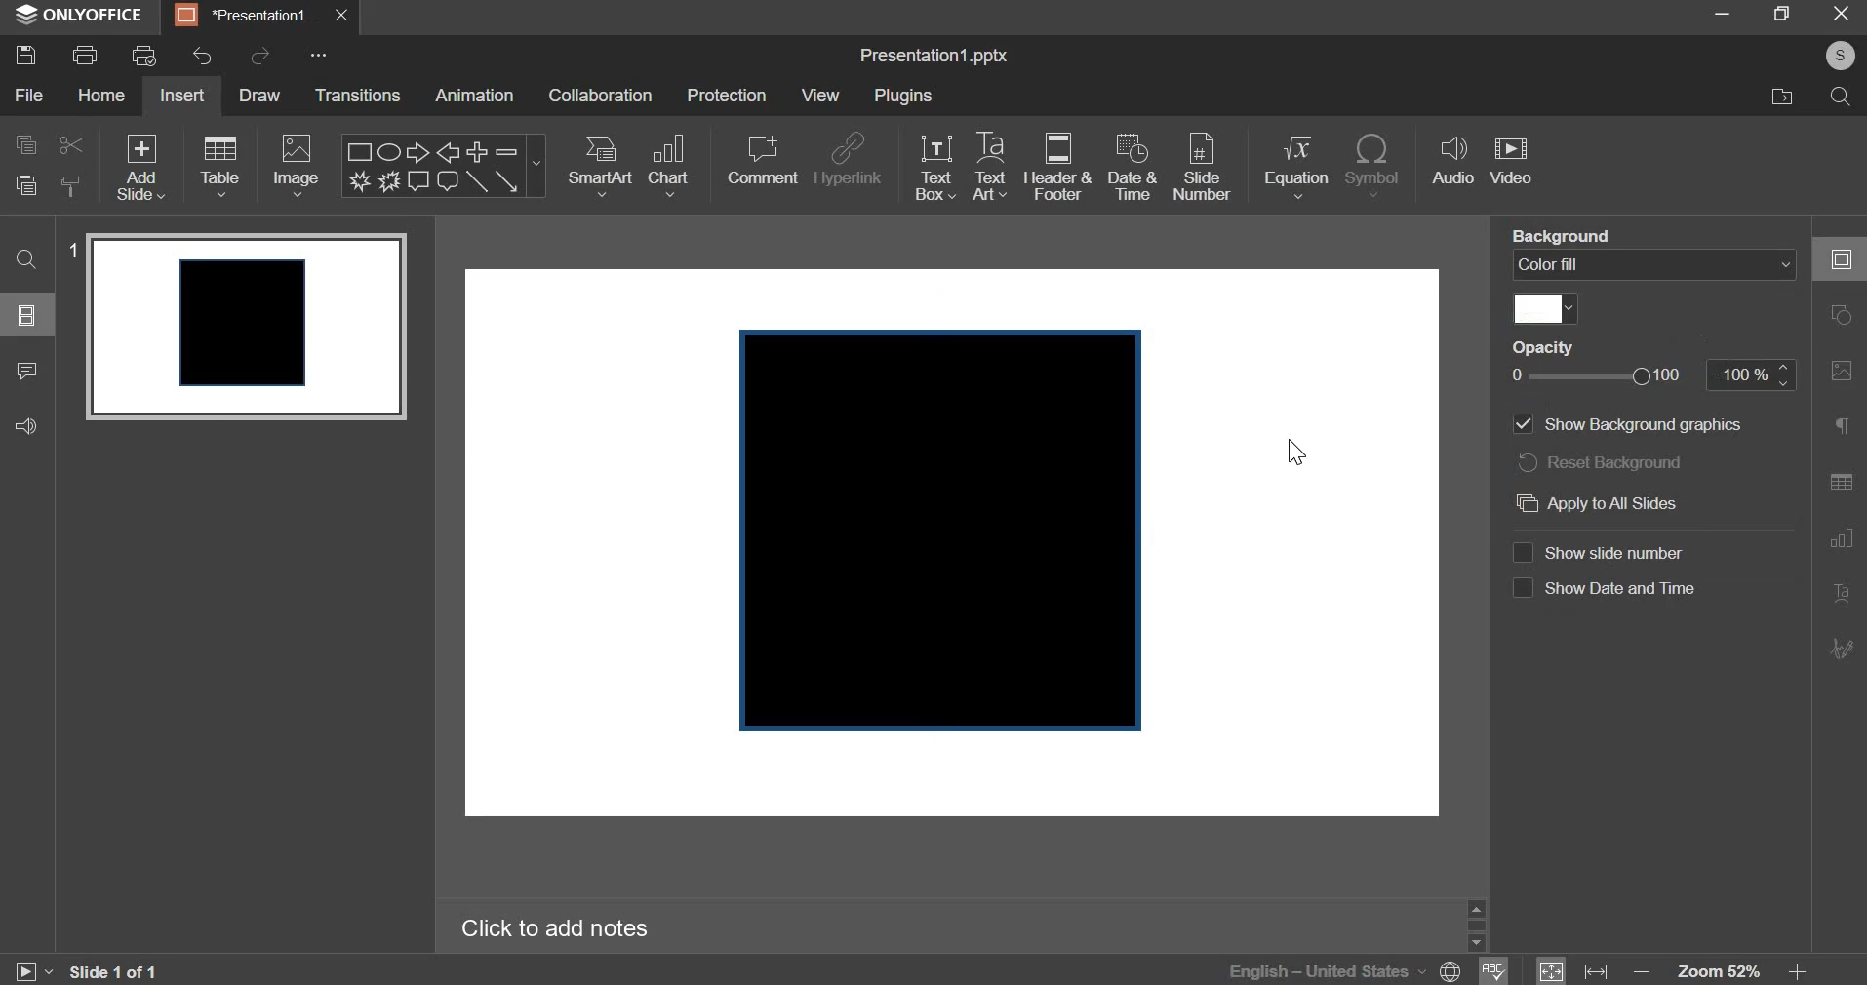 This screenshot has height=985, width=1867. I want to click on Cursor, so click(1290, 451).